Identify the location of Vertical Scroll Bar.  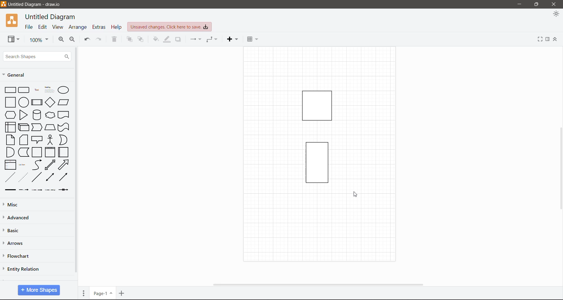
(559, 169).